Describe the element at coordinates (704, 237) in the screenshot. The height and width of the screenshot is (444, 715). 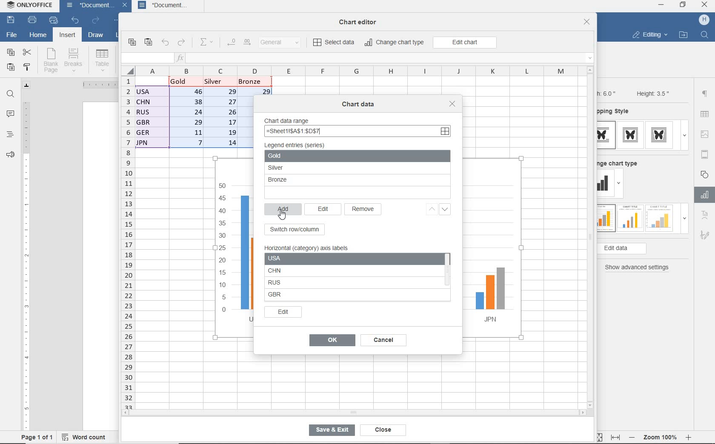
I see `Signature settings` at that location.